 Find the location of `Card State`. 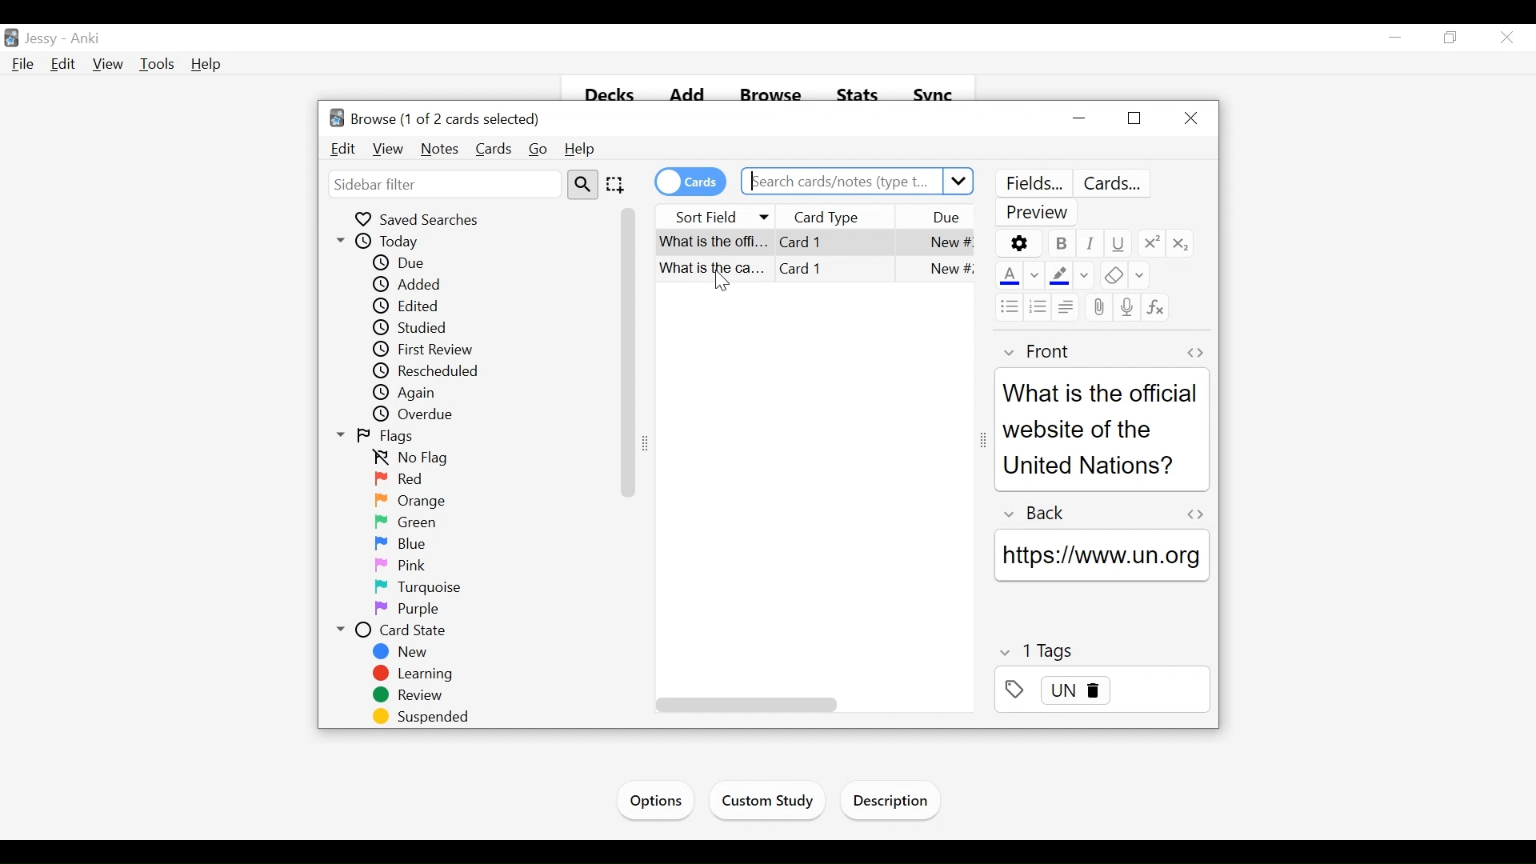

Card State is located at coordinates (391, 631).